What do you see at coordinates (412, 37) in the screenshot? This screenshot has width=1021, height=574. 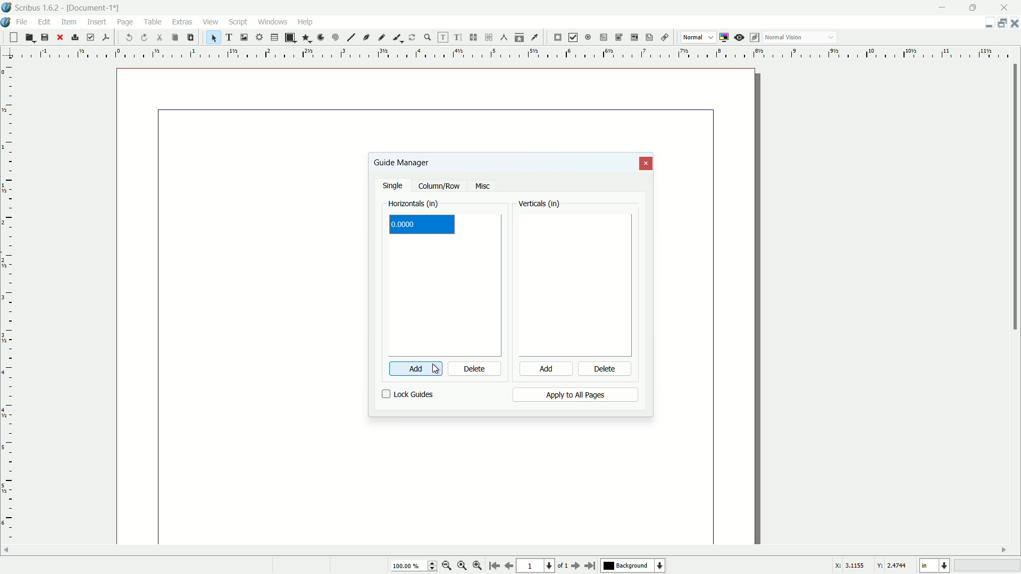 I see `rotate item` at bounding box center [412, 37].